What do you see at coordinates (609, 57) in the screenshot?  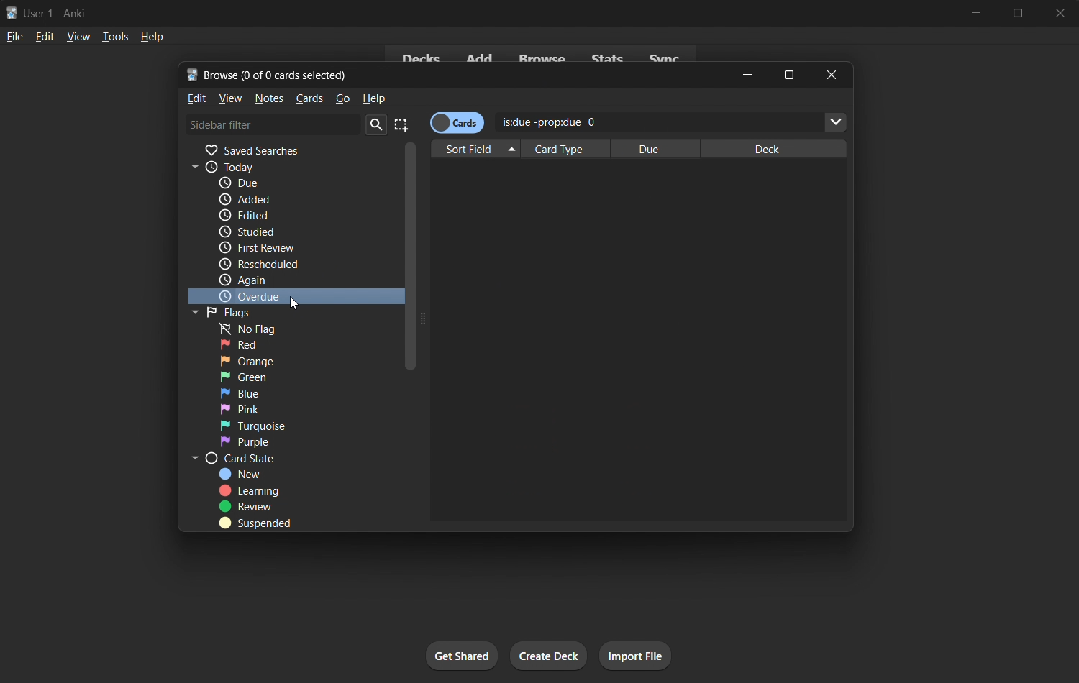 I see `stats` at bounding box center [609, 57].